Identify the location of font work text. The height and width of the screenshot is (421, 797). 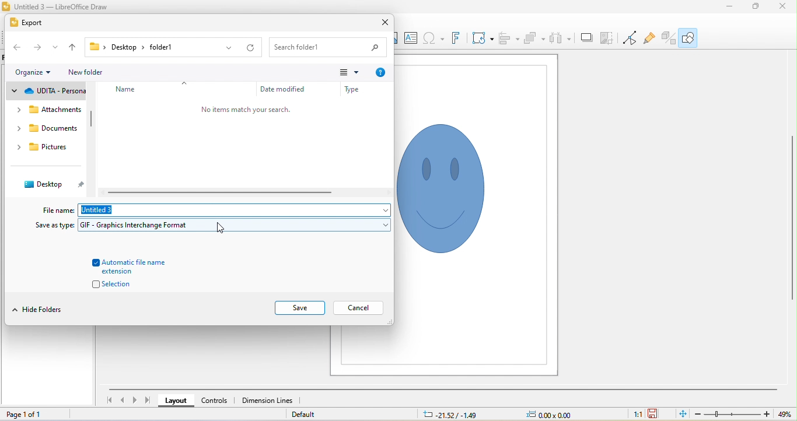
(456, 39).